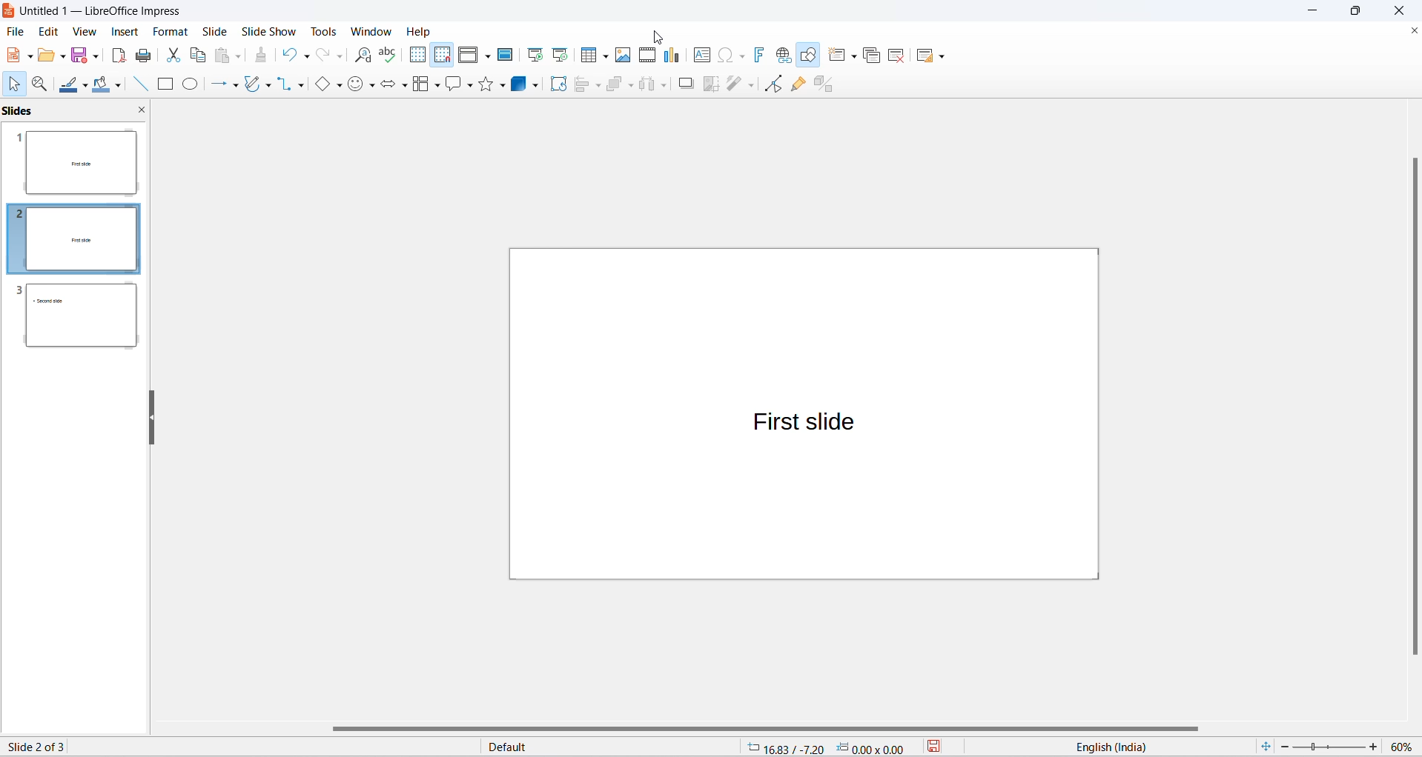 The image size is (1422, 757). What do you see at coordinates (837, 59) in the screenshot?
I see `new slide` at bounding box center [837, 59].